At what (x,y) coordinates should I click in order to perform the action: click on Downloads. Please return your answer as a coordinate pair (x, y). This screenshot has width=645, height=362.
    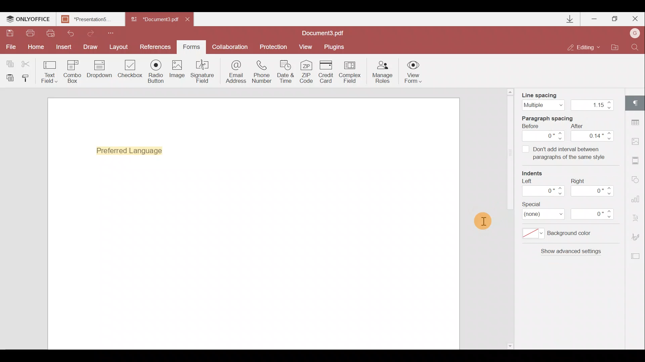
    Looking at the image, I should click on (570, 19).